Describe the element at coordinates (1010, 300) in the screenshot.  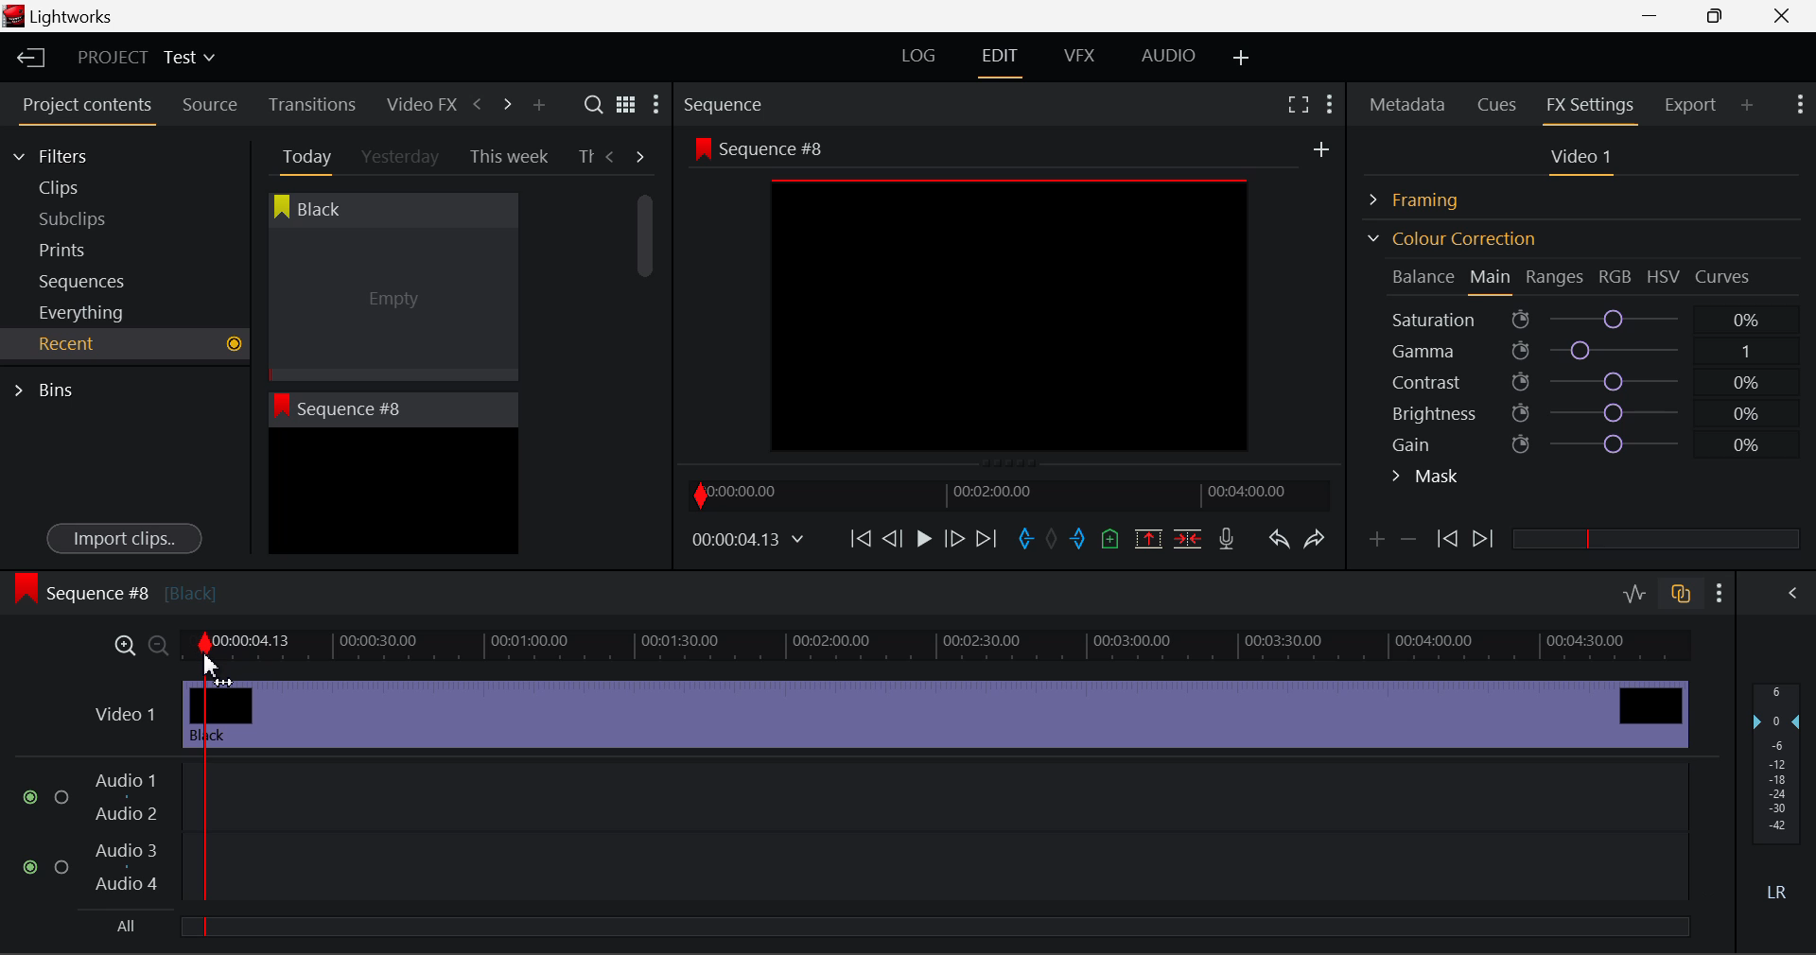
I see `Sequence #8 Preview Screen` at that location.